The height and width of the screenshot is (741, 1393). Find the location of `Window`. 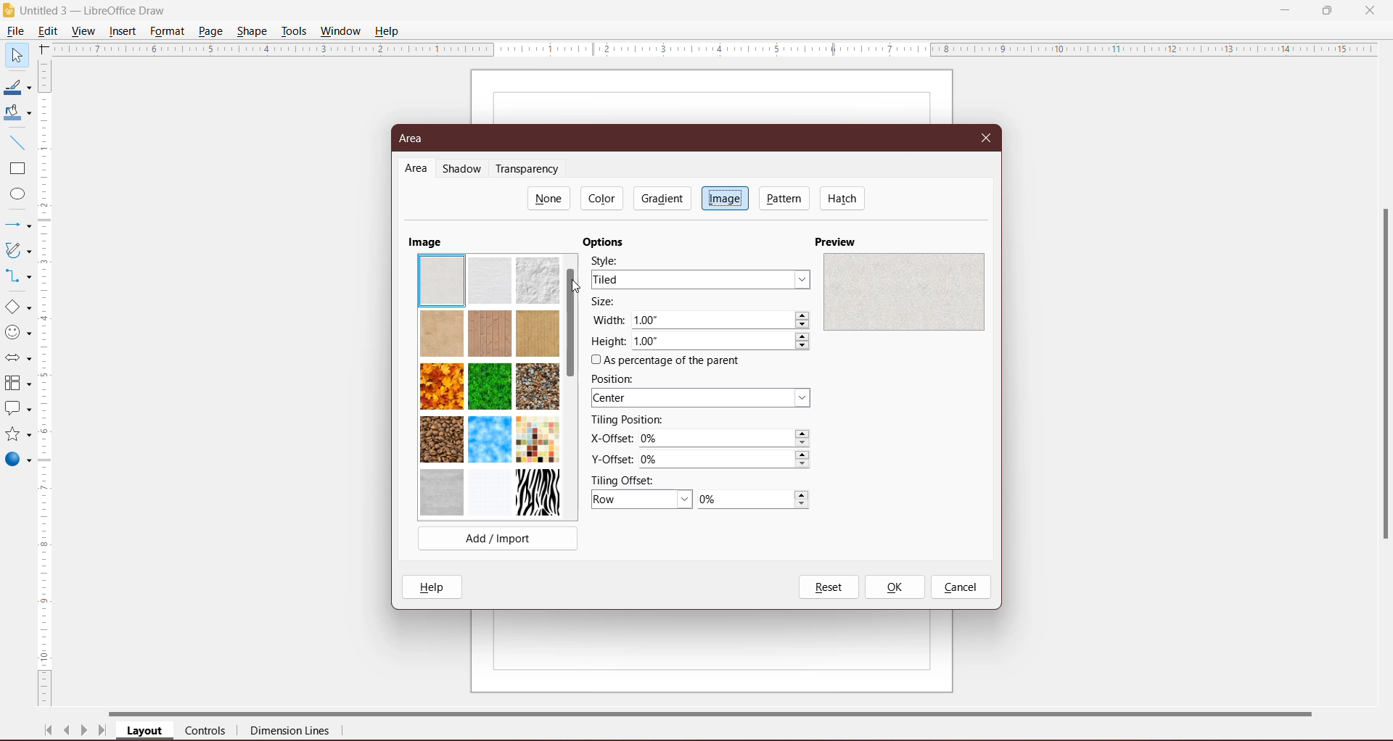

Window is located at coordinates (340, 31).